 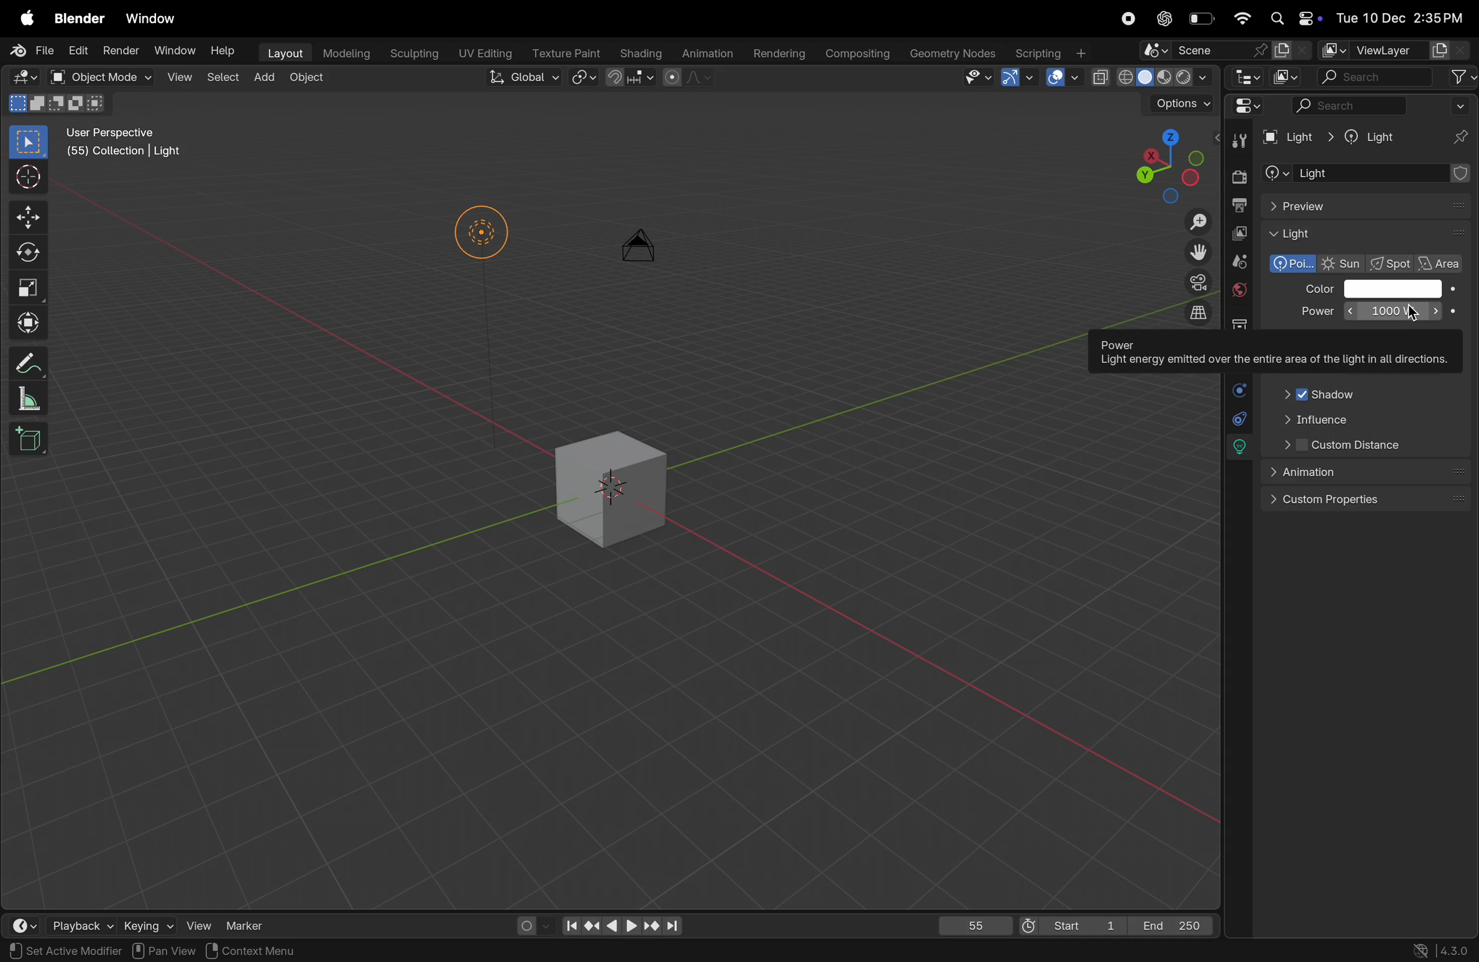 I want to click on Light, so click(x=1297, y=137).